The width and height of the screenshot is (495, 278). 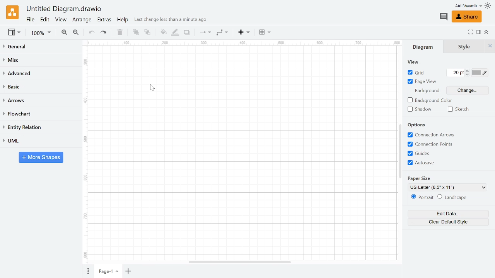 What do you see at coordinates (61, 20) in the screenshot?
I see `View` at bounding box center [61, 20].